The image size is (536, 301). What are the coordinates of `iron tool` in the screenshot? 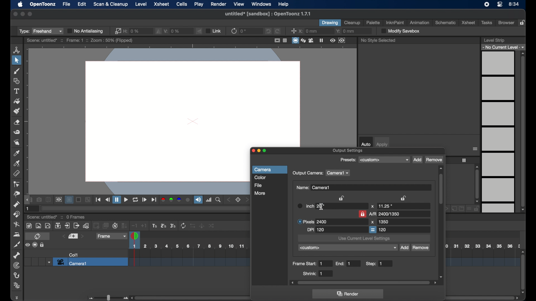 It's located at (16, 234).